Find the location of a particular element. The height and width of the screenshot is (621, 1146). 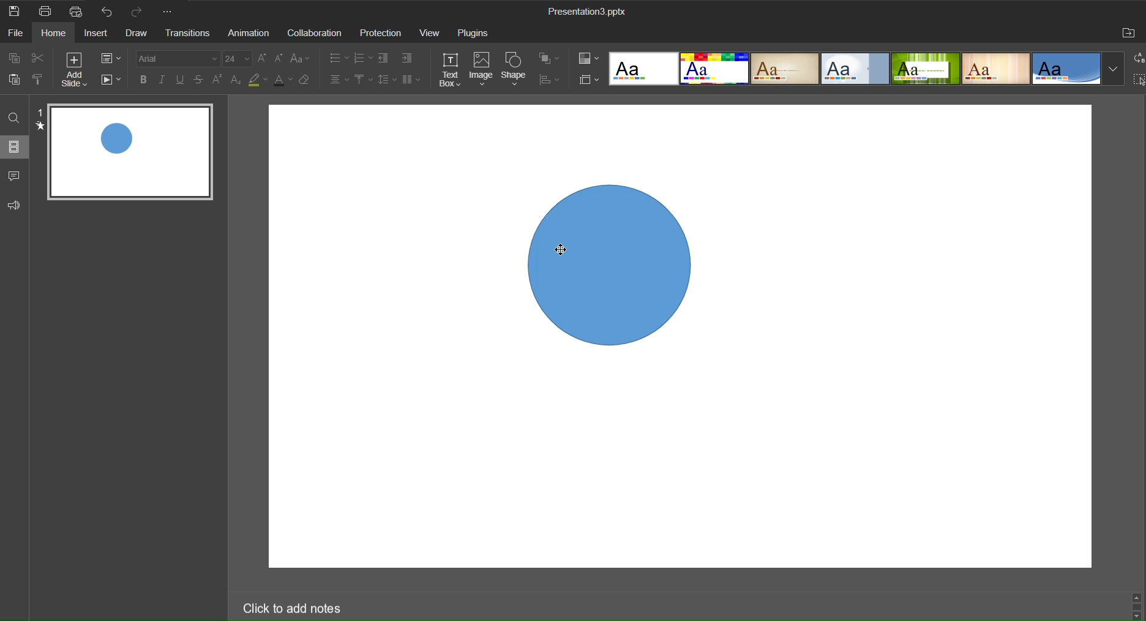

Print is located at coordinates (45, 11).